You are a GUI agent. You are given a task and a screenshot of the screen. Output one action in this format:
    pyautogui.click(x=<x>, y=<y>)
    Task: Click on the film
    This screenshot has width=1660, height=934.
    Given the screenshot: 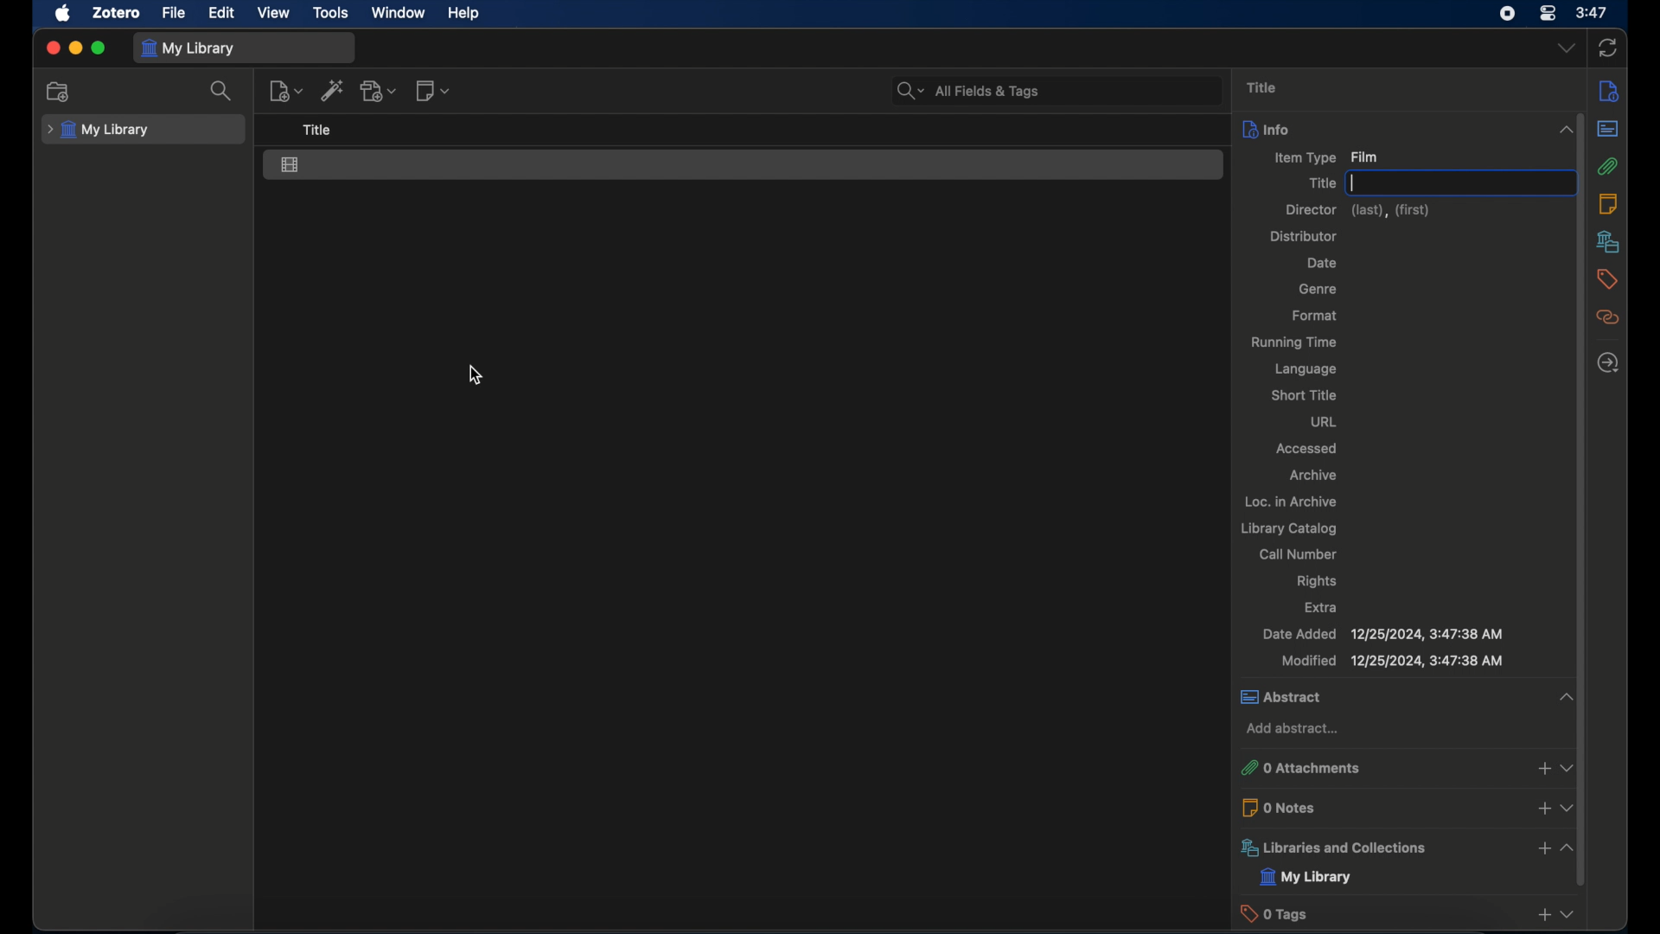 What is the action you would take?
    pyautogui.click(x=290, y=165)
    